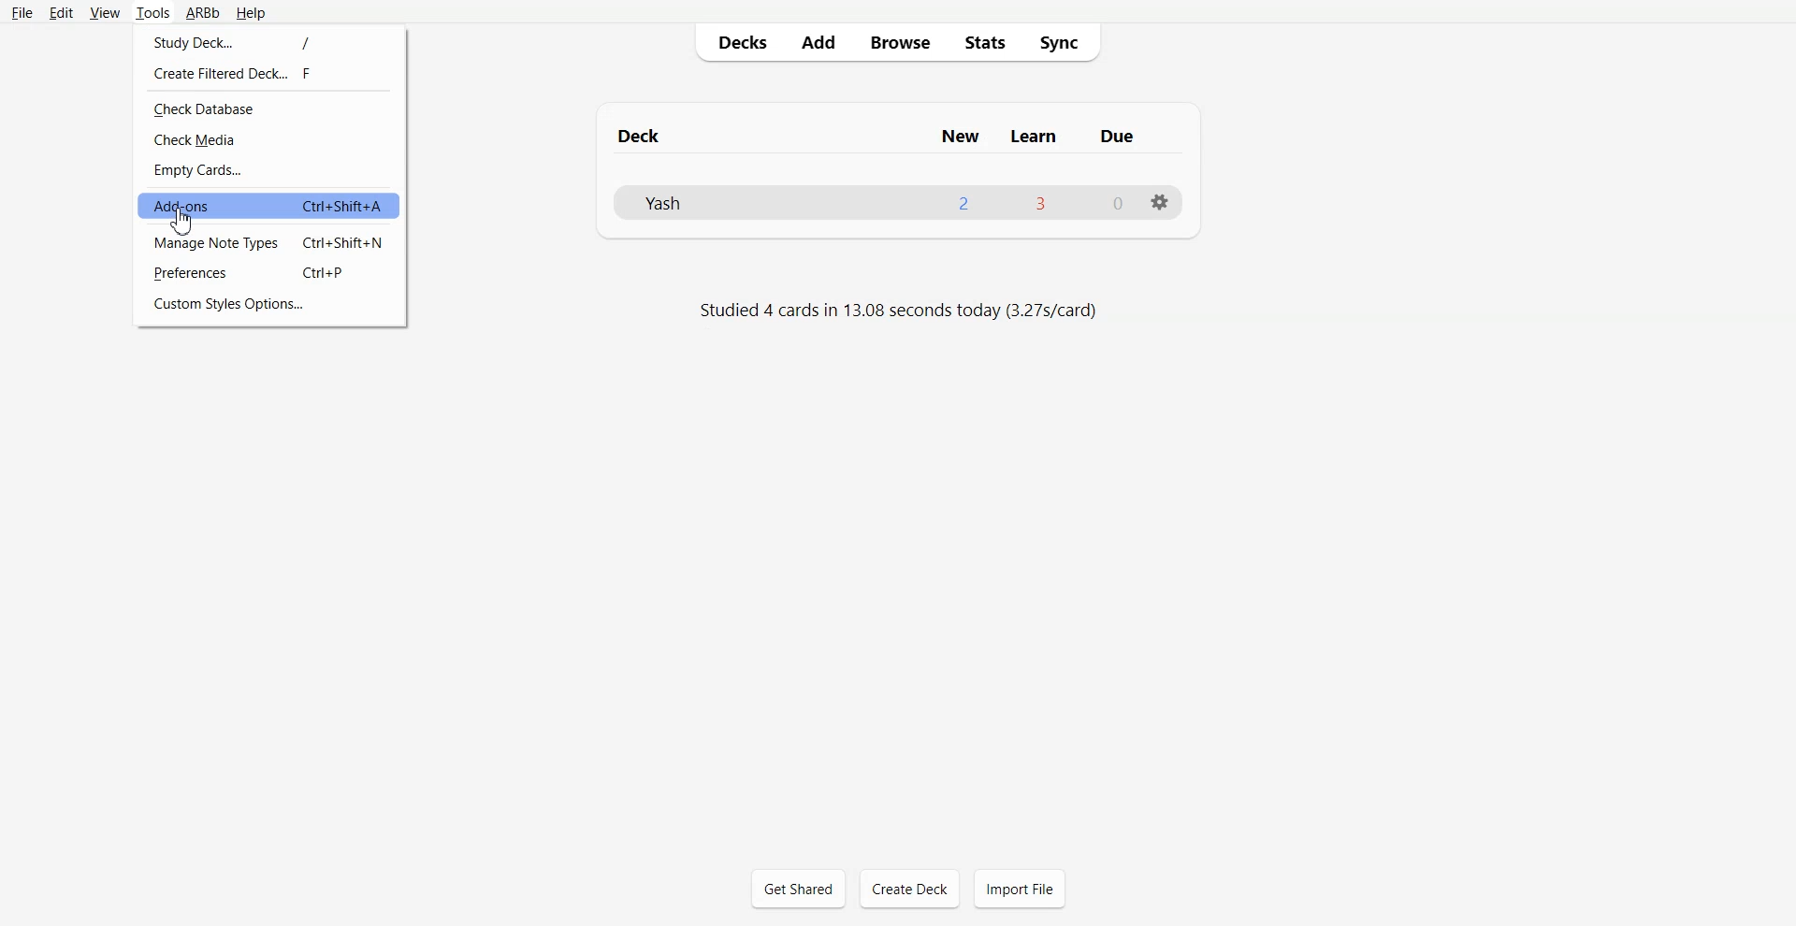 This screenshot has height=926, width=1796. I want to click on Deck File, so click(898, 203).